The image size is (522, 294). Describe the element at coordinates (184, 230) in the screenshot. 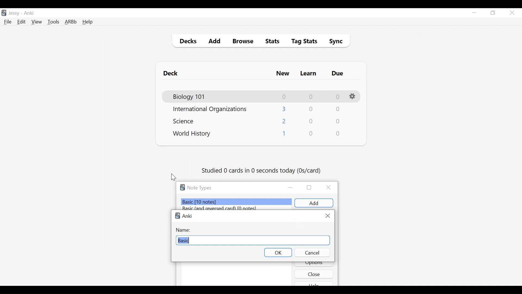

I see `Name` at that location.